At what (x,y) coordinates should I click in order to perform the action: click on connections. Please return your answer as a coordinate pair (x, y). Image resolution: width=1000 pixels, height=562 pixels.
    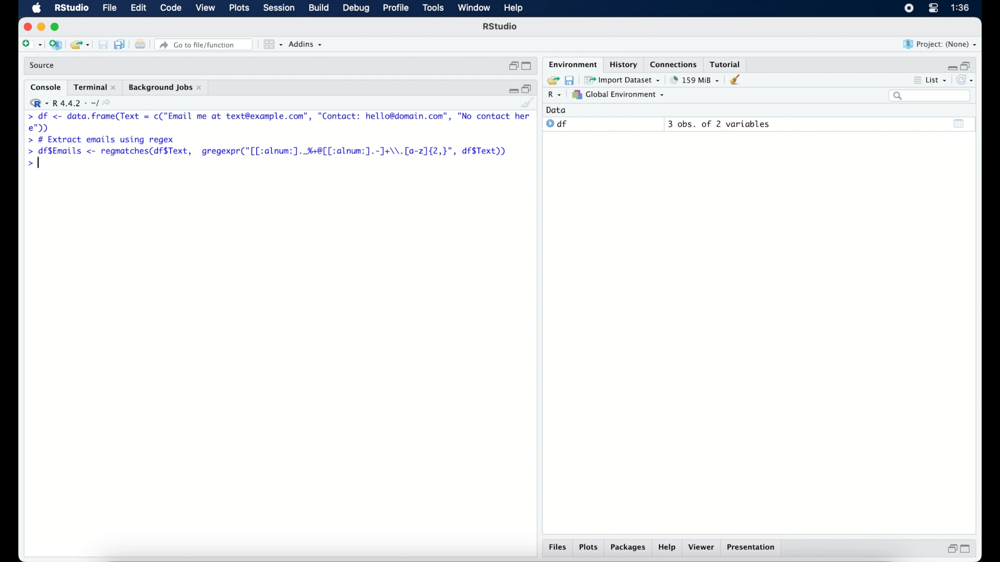
    Looking at the image, I should click on (675, 64).